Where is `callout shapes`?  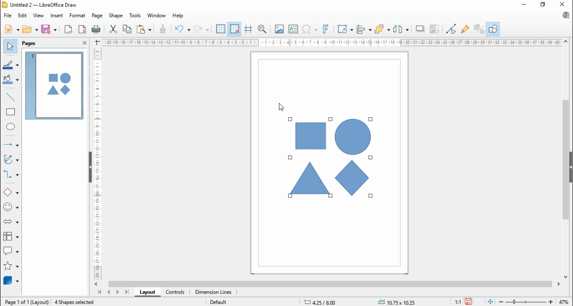 callout shapes is located at coordinates (11, 251).